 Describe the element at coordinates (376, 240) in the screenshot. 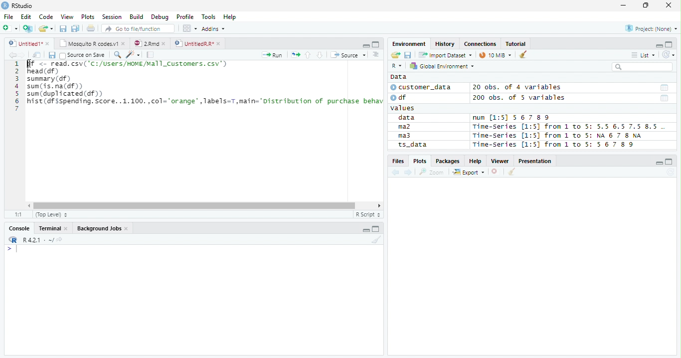

I see `Clean` at that location.